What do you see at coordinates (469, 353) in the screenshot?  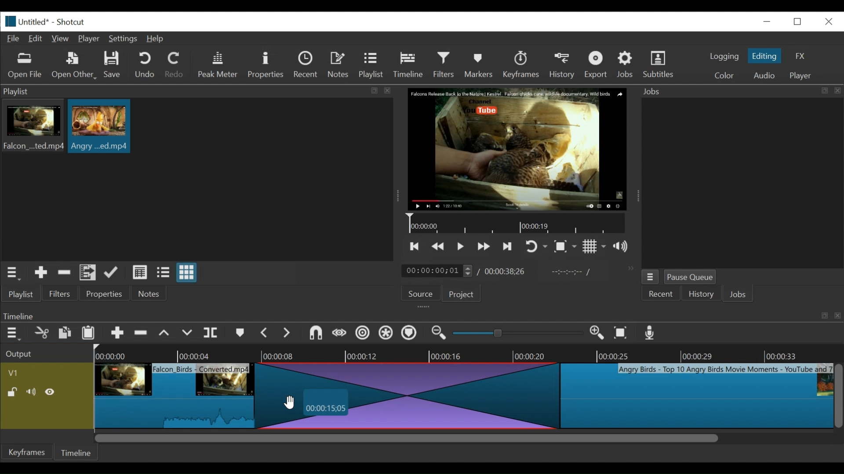 I see `Timeline` at bounding box center [469, 353].